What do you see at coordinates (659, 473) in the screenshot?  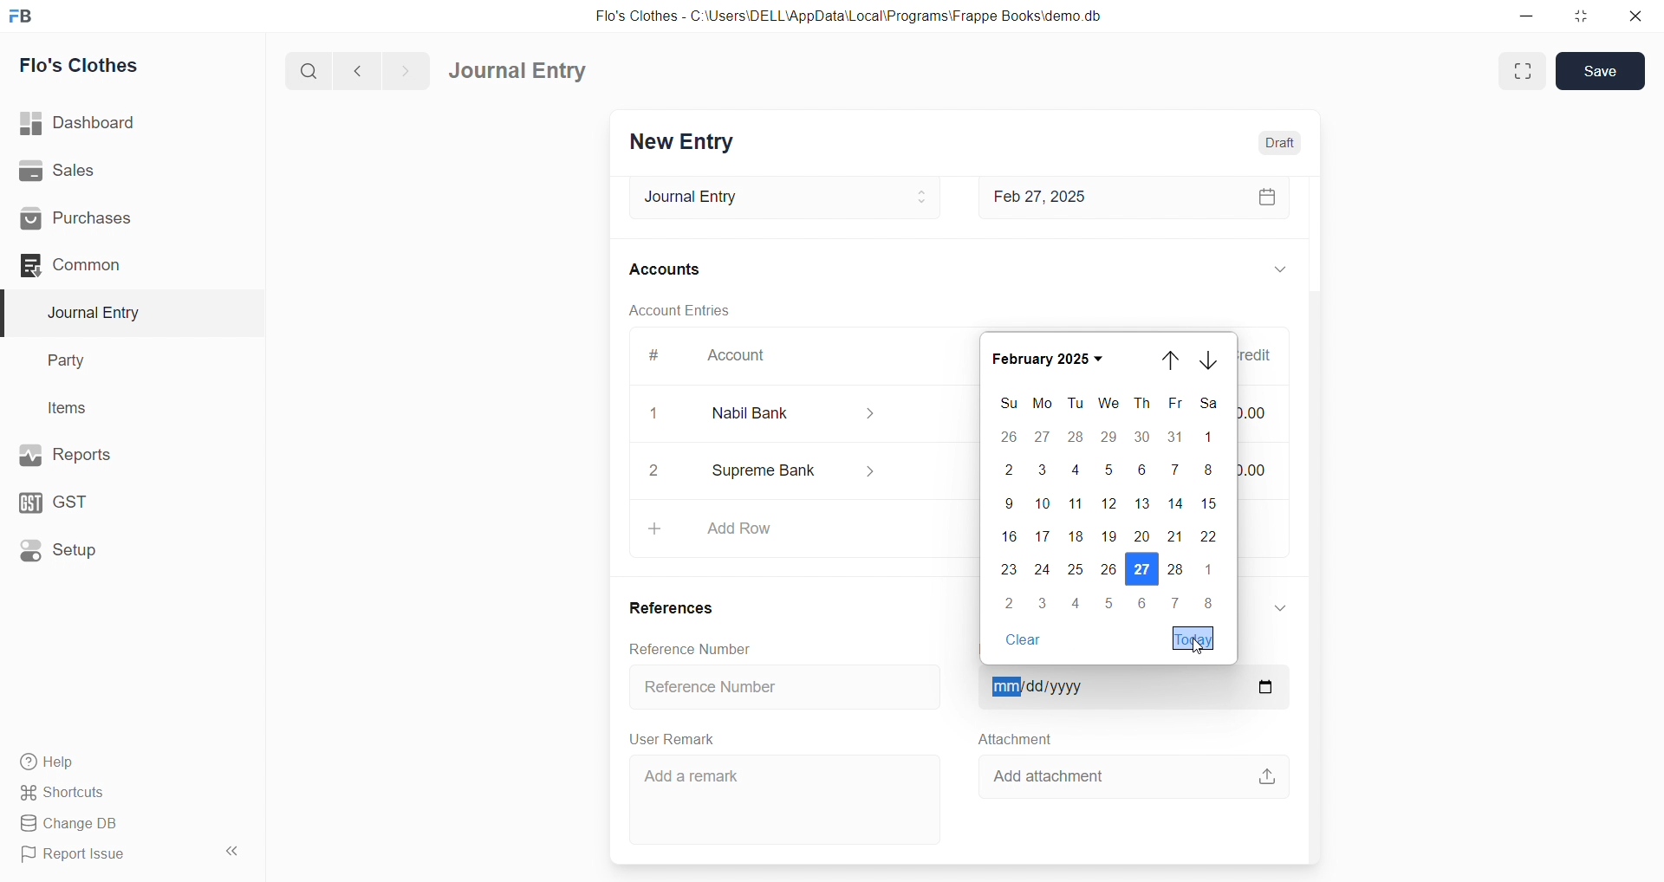 I see `2` at bounding box center [659, 473].